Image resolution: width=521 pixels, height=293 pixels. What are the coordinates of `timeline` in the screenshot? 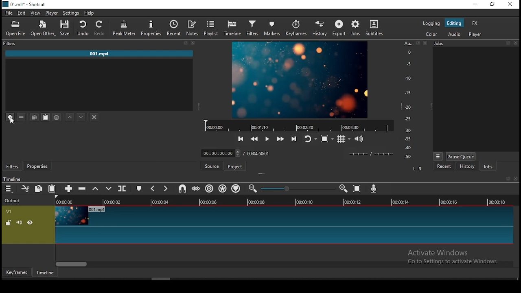 It's located at (284, 201).